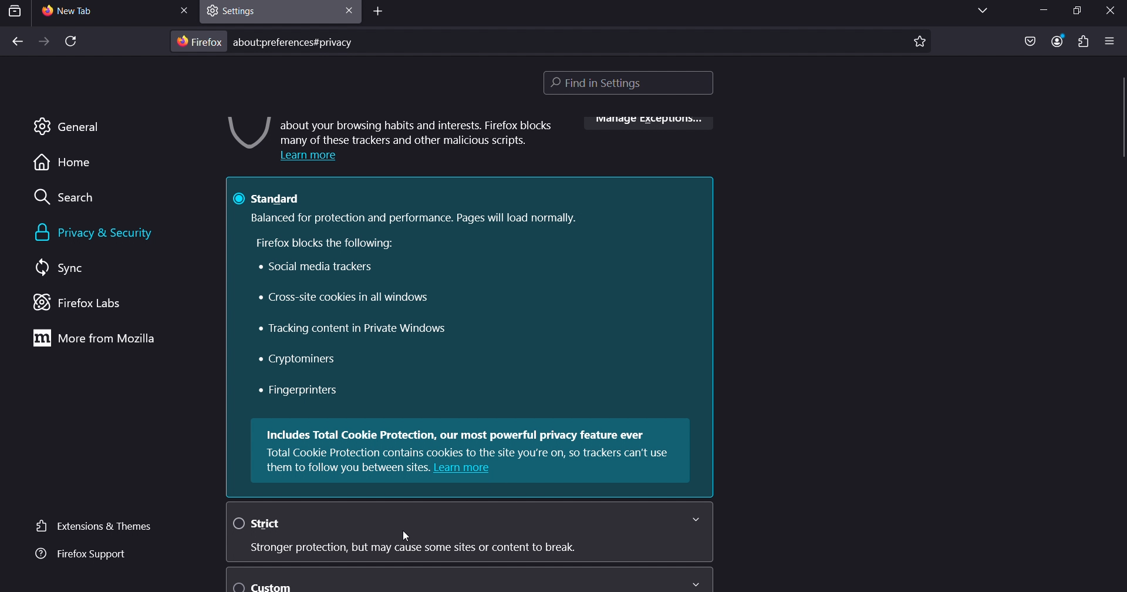 This screenshot has width=1127, height=592. Describe the element at coordinates (299, 41) in the screenshot. I see `about:preferences#privacy` at that location.